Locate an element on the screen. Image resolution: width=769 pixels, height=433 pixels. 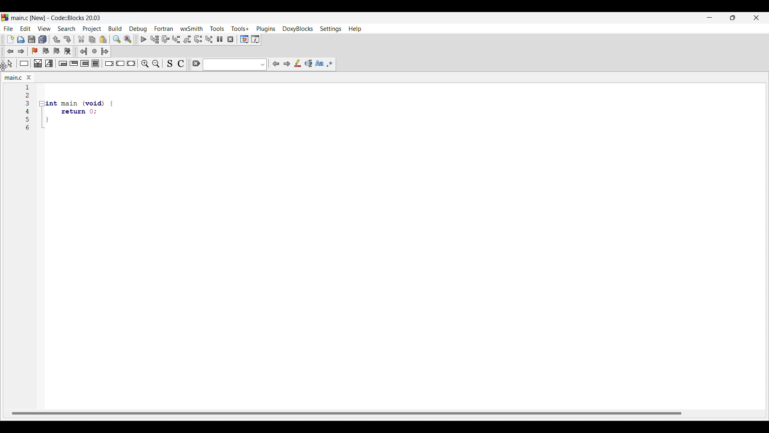
Project name, software name and version is located at coordinates (56, 18).